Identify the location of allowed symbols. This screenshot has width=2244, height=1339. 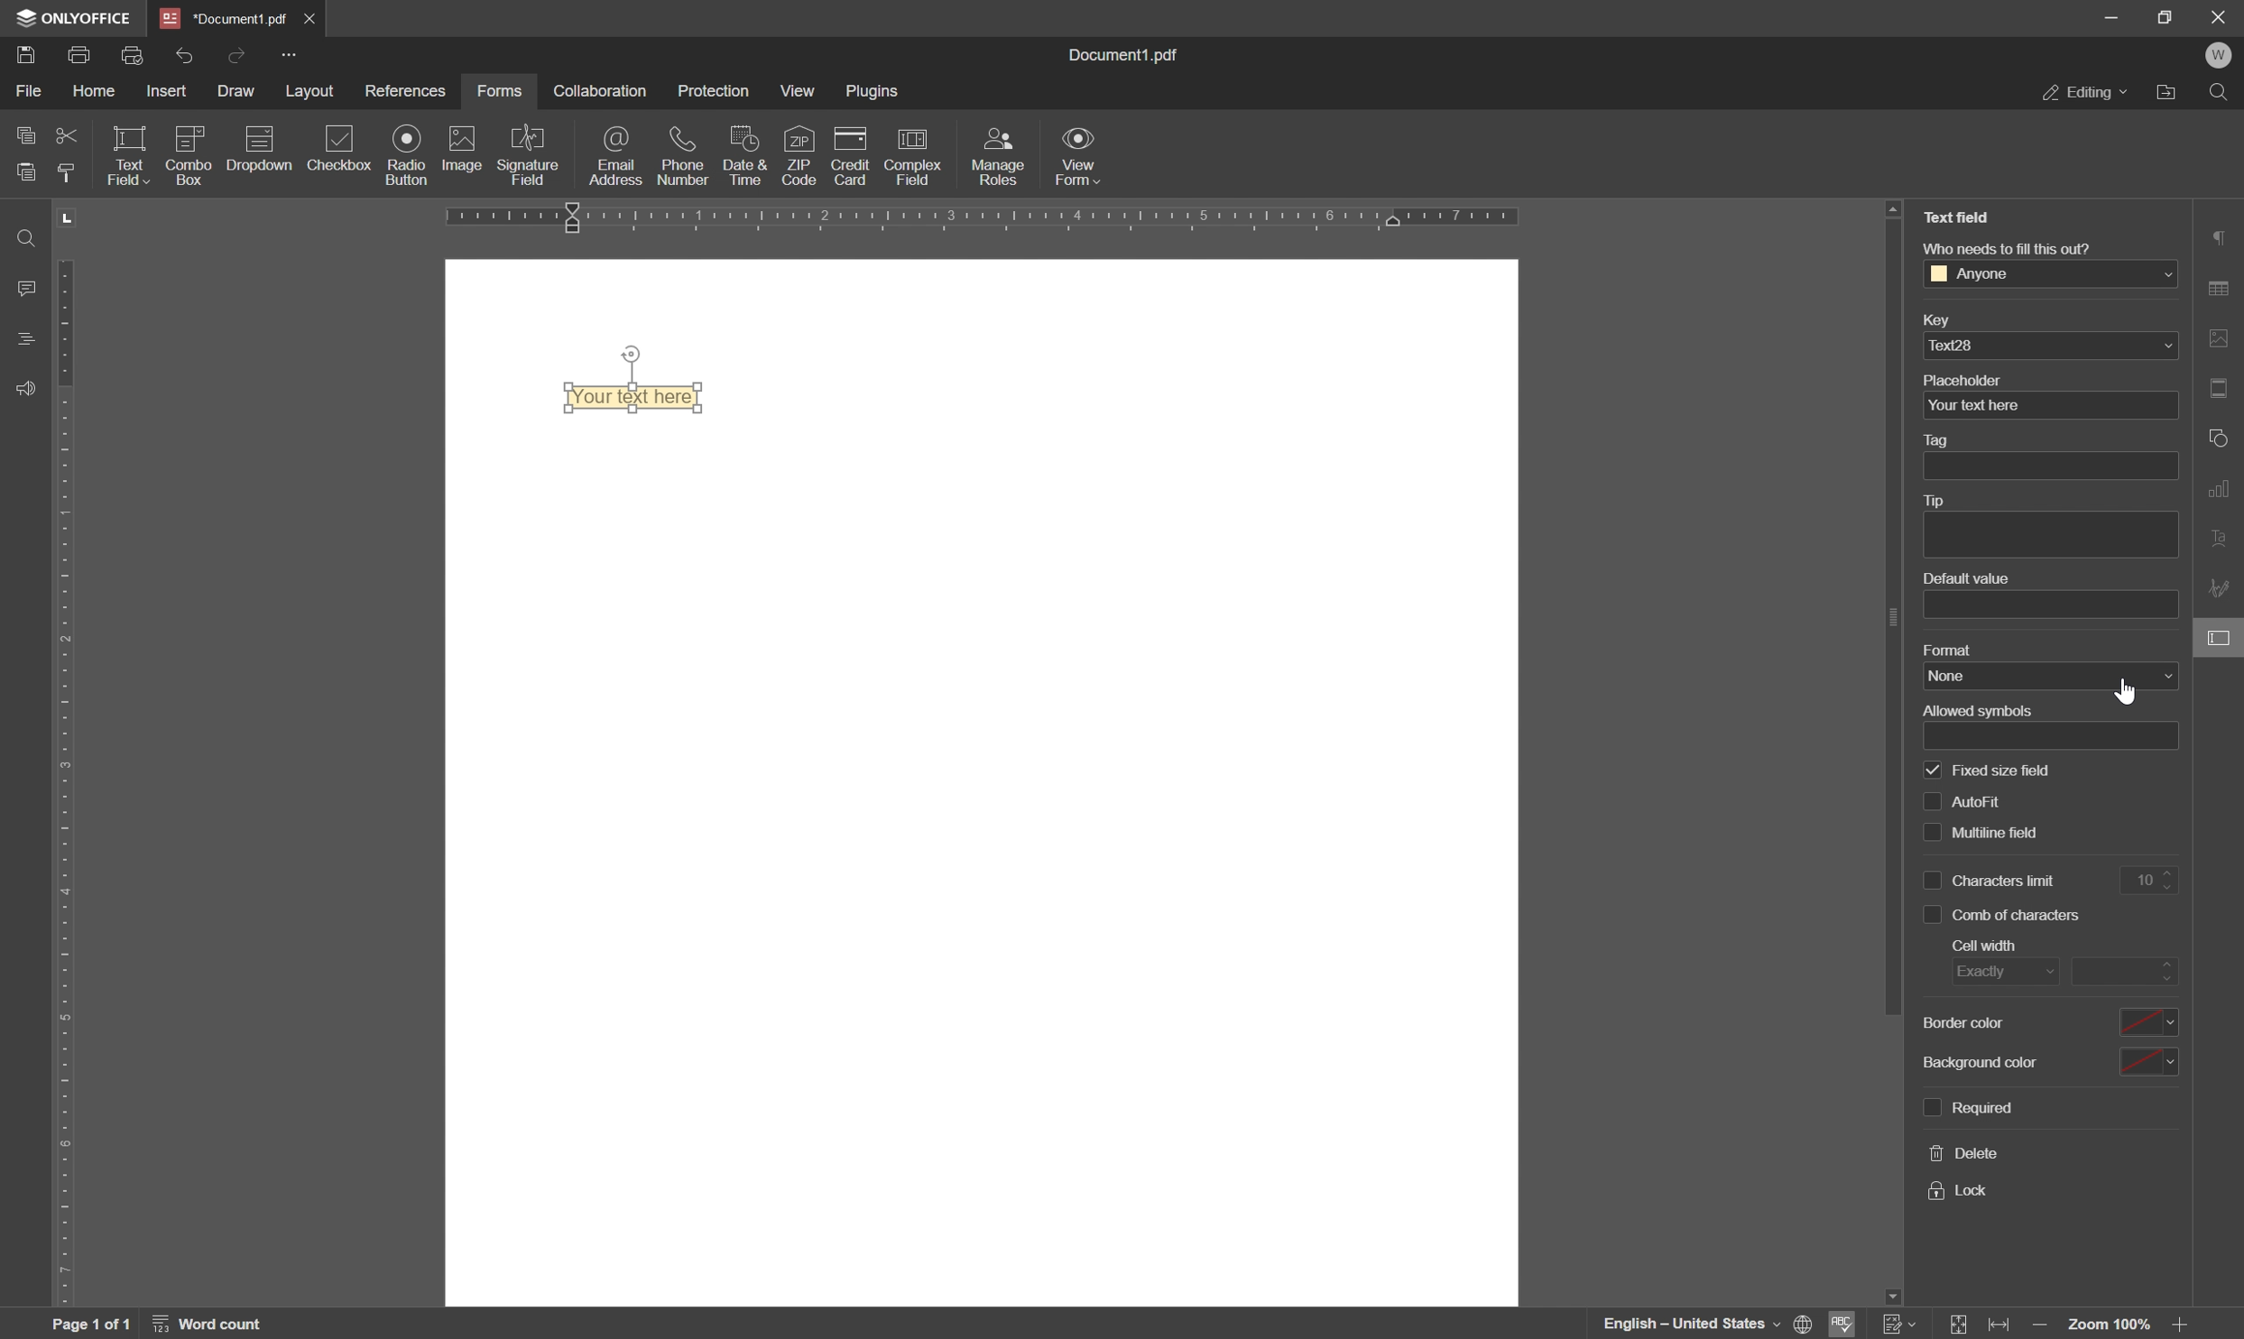
(1982, 707).